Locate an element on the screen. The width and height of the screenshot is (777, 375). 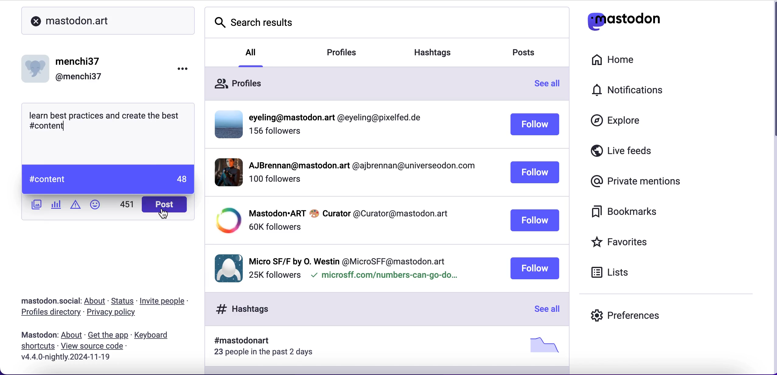
preferences is located at coordinates (631, 311).